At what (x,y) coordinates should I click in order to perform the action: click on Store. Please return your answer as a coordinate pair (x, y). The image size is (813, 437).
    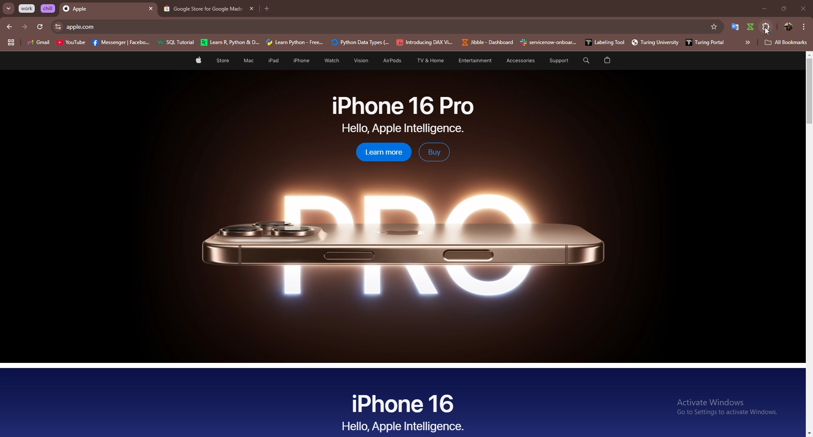
    Looking at the image, I should click on (223, 61).